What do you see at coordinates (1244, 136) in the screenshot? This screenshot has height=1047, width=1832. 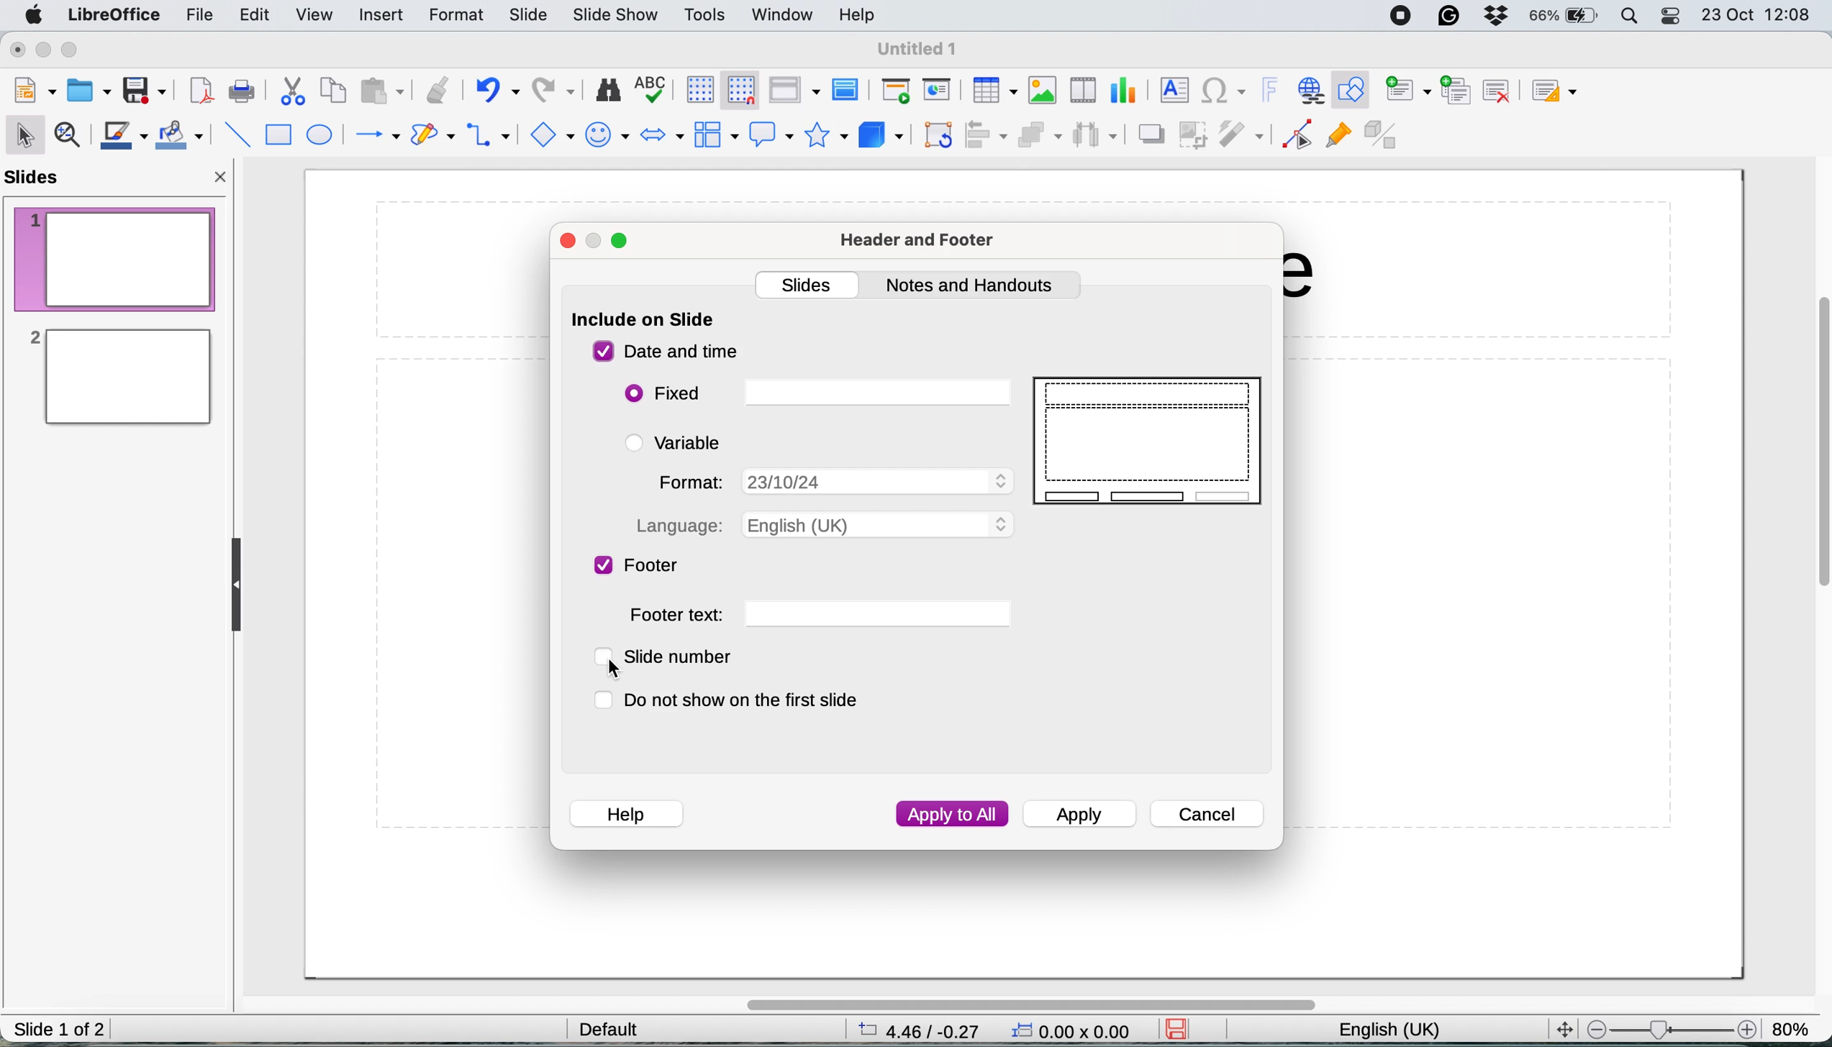 I see `filter` at bounding box center [1244, 136].